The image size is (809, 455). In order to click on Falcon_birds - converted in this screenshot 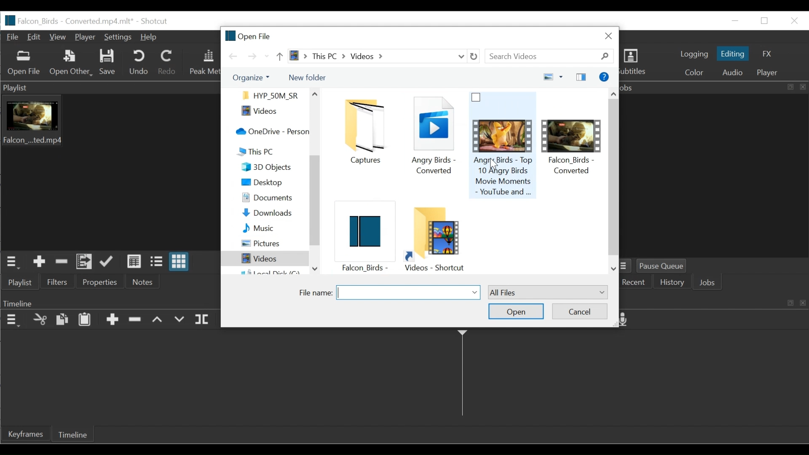, I will do `click(573, 141)`.